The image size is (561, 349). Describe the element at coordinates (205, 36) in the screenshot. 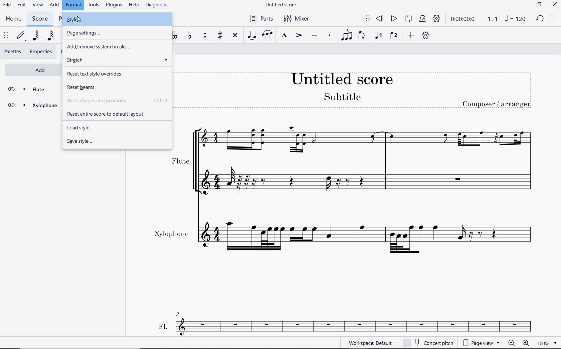

I see `TOGGLE NATURAL` at that location.